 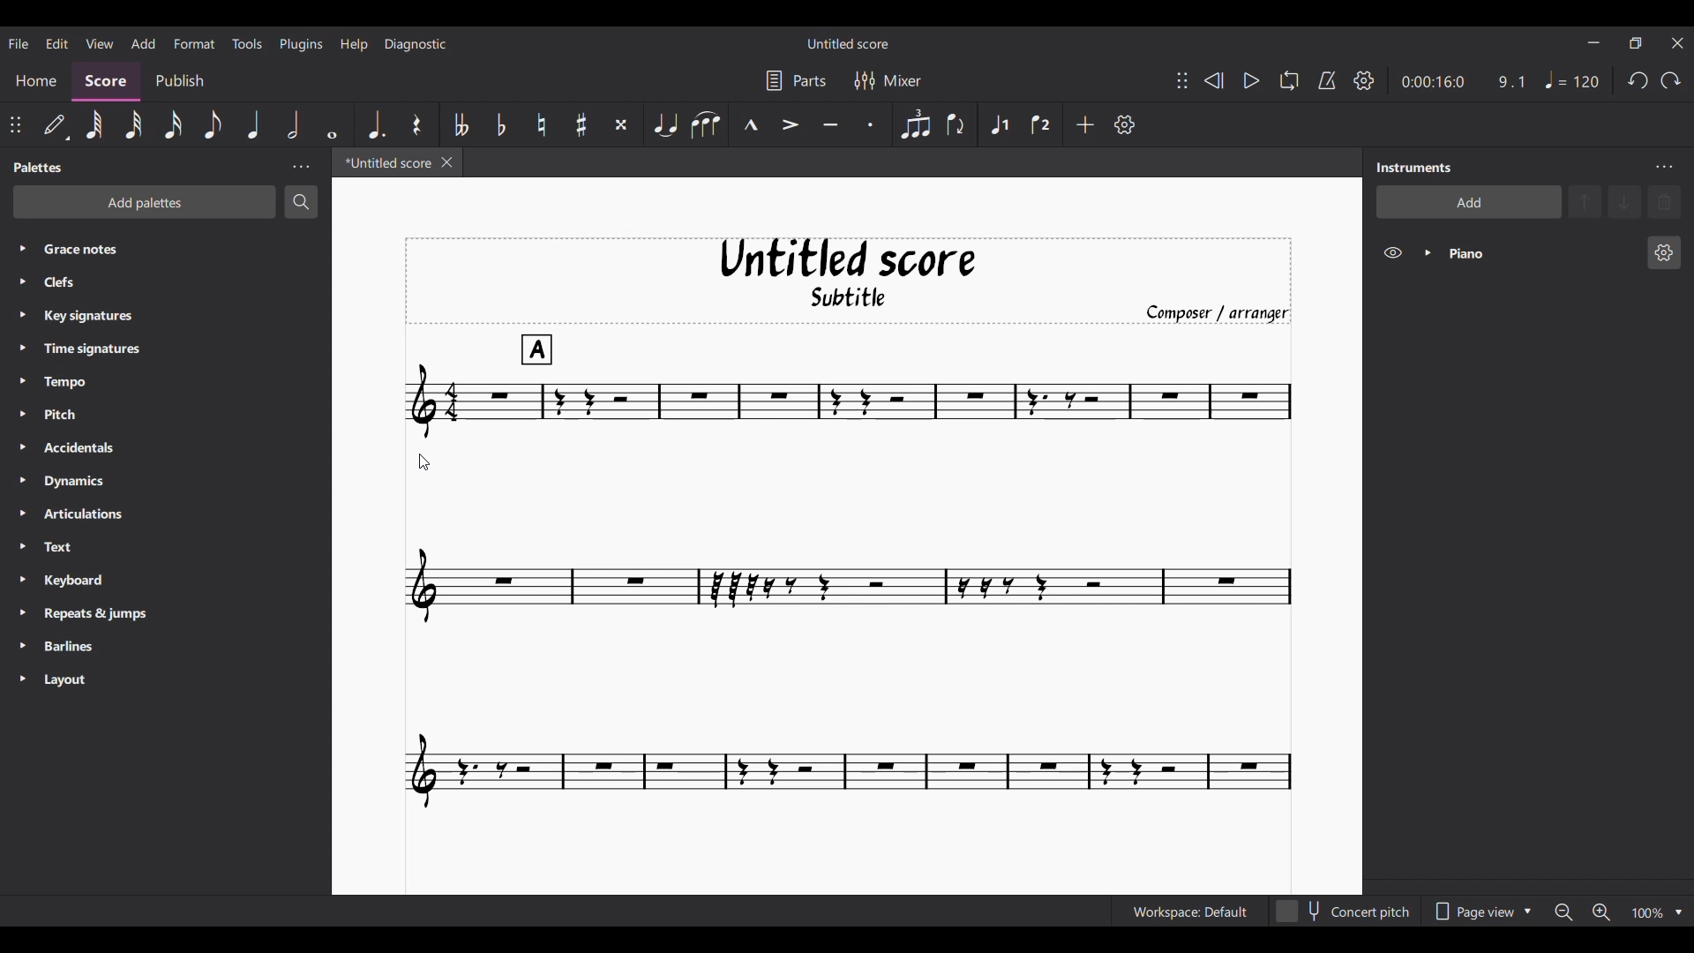 I want to click on Toggle natural, so click(x=541, y=124).